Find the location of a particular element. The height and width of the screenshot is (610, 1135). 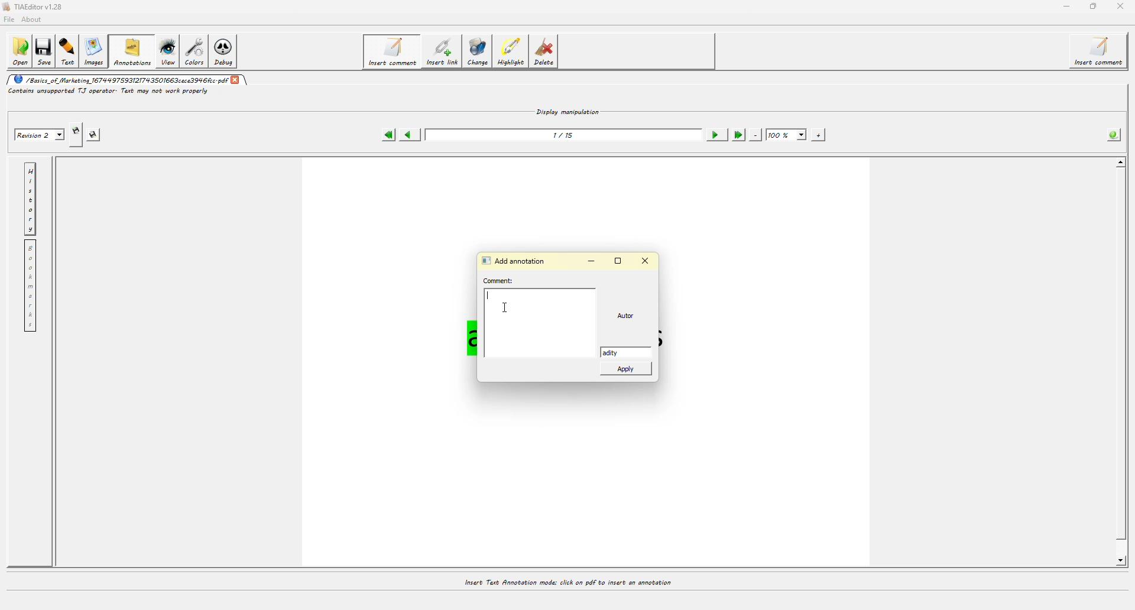

last page is located at coordinates (737, 135).